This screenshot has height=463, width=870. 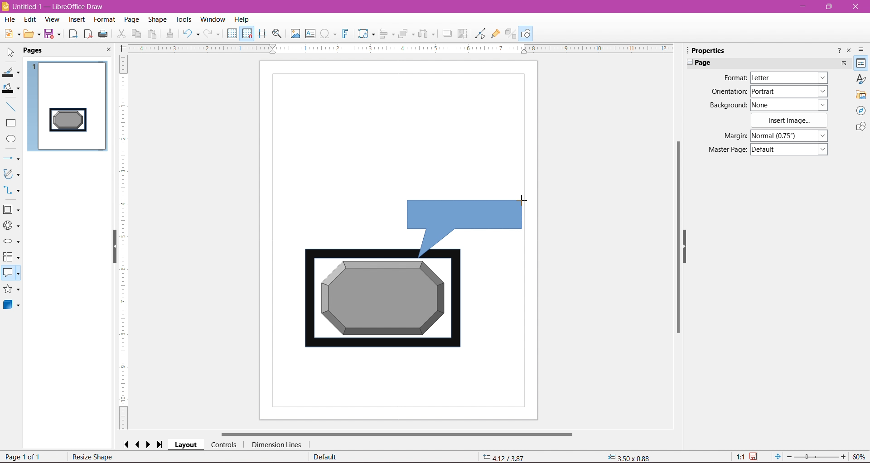 I want to click on Pages, so click(x=35, y=51).